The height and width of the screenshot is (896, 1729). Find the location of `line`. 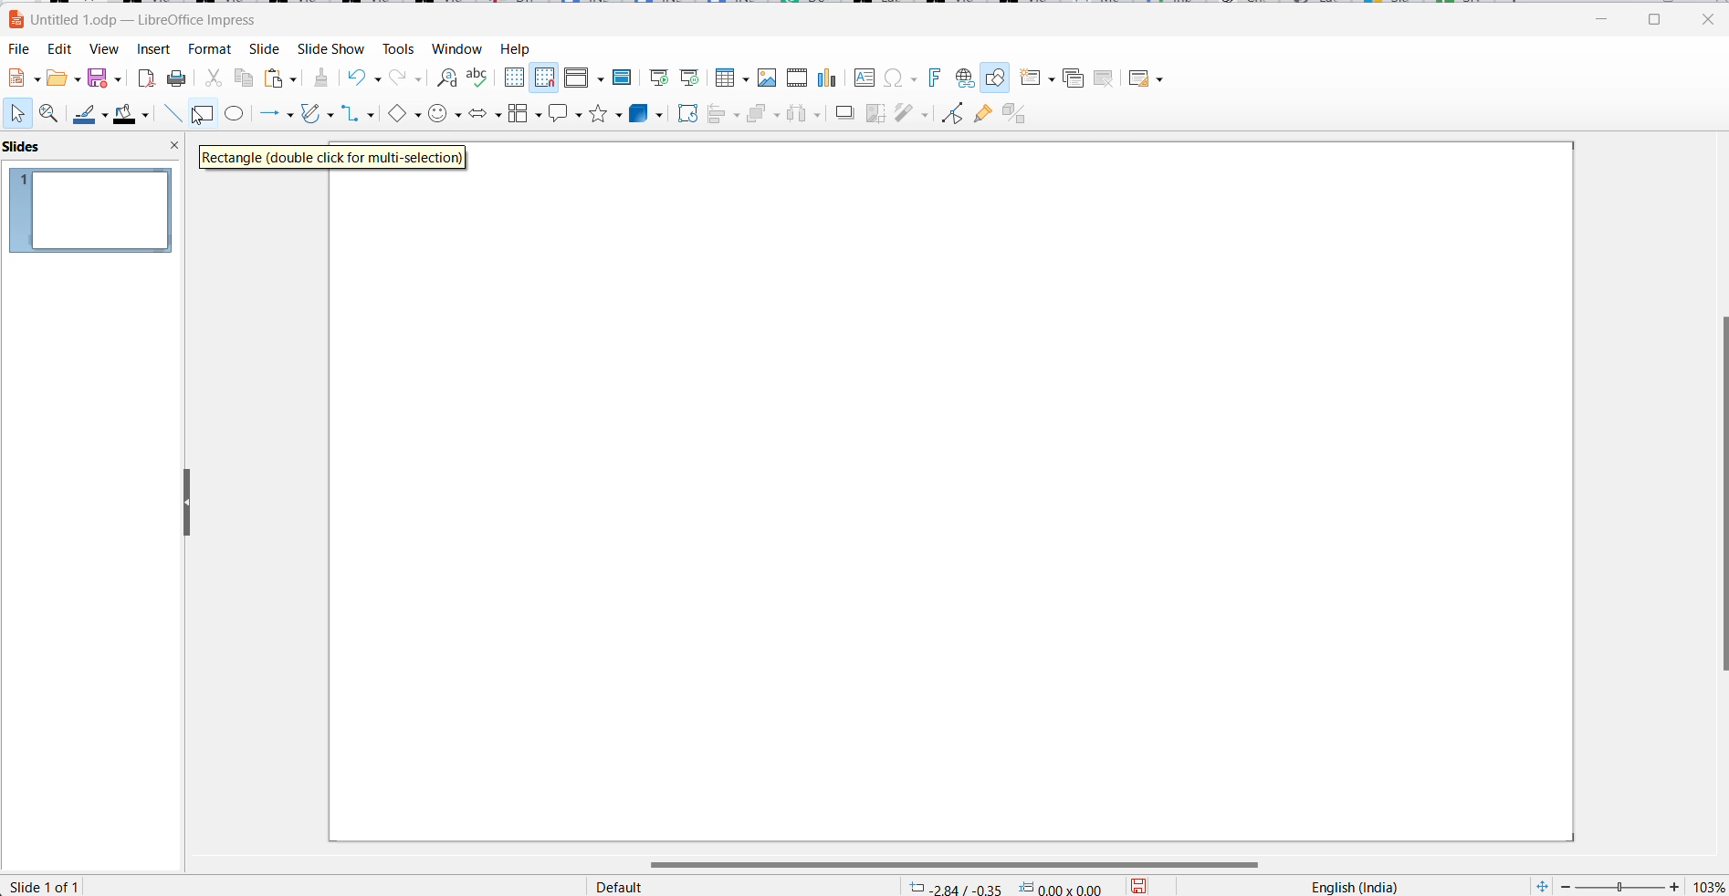

line is located at coordinates (173, 114).